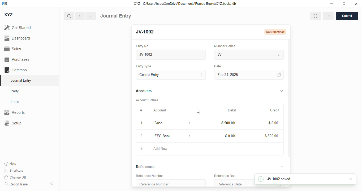 Image resolution: width=362 pixels, height=191 pixels. What do you see at coordinates (165, 136) in the screenshot?
I see `EFG Bank` at bounding box center [165, 136].